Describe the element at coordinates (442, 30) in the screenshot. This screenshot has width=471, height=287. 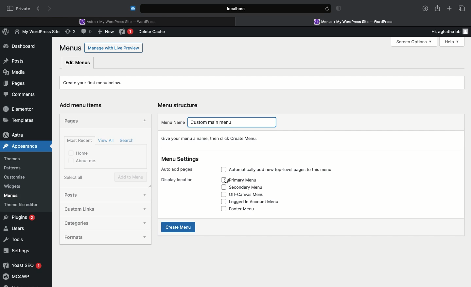
I see `Hi, aghatha bb` at that location.